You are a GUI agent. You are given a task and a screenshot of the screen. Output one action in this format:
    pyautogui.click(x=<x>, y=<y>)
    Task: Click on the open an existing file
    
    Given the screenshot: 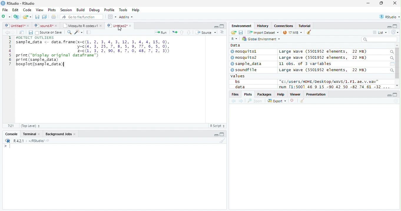 What is the action you would take?
    pyautogui.click(x=27, y=17)
    